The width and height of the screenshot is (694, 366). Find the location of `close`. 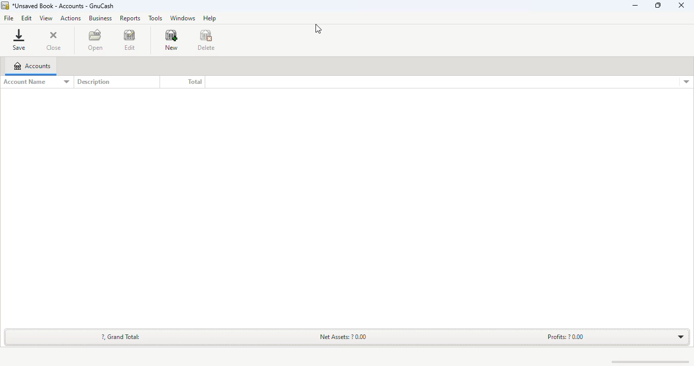

close is located at coordinates (681, 6).